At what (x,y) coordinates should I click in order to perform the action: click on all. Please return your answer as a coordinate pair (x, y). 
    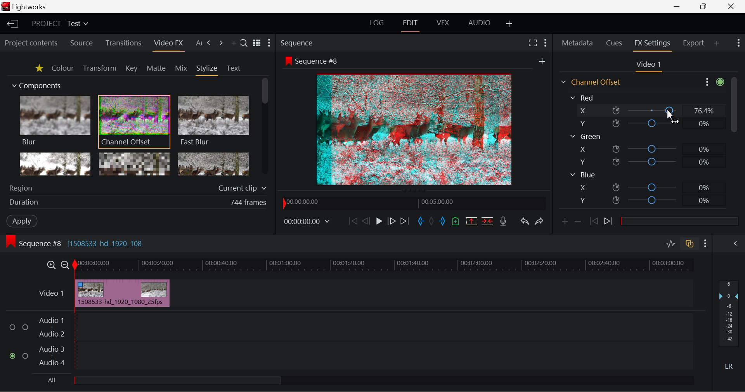
    Looking at the image, I should click on (167, 382).